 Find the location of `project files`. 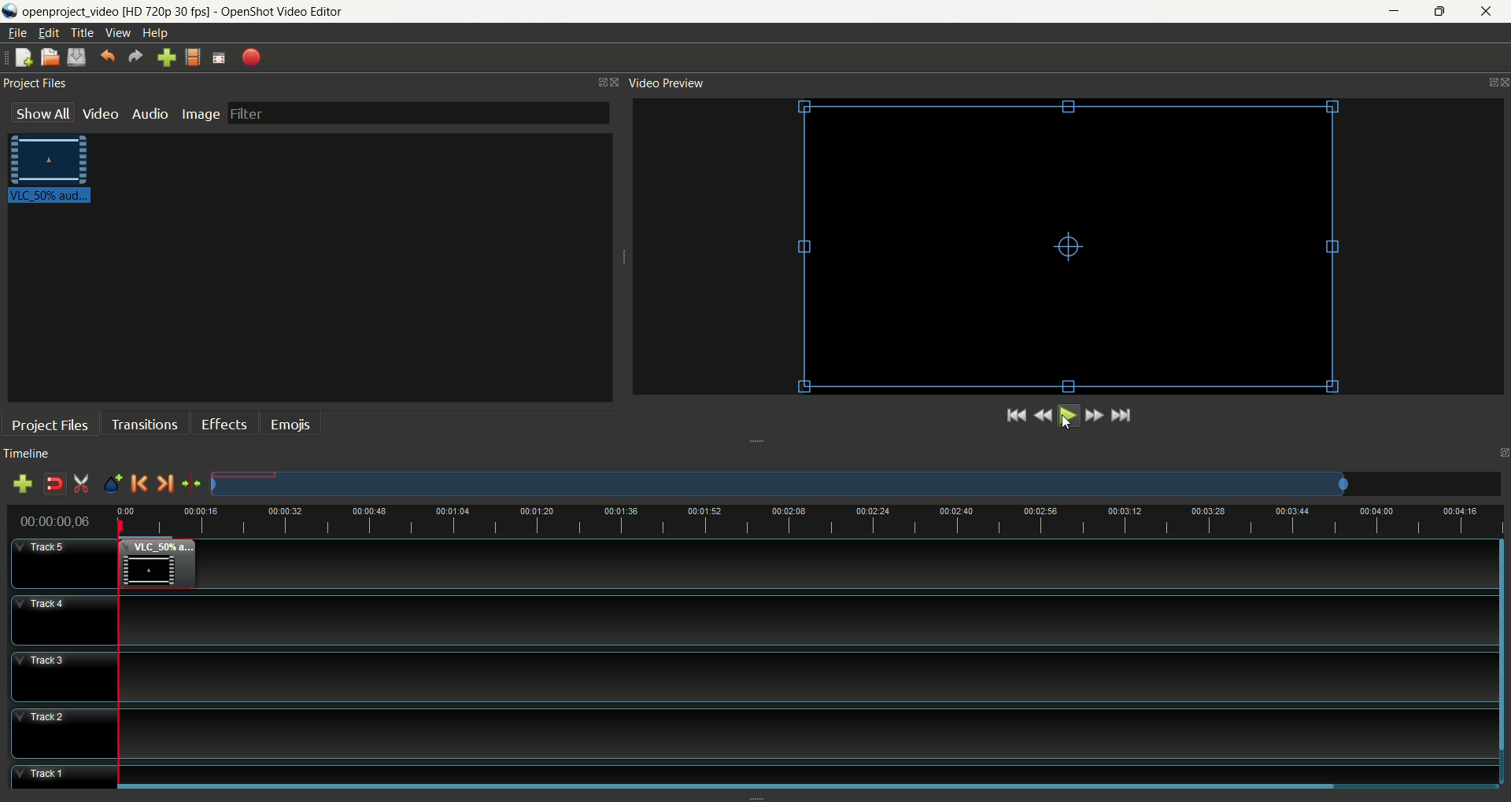

project files is located at coordinates (35, 81).